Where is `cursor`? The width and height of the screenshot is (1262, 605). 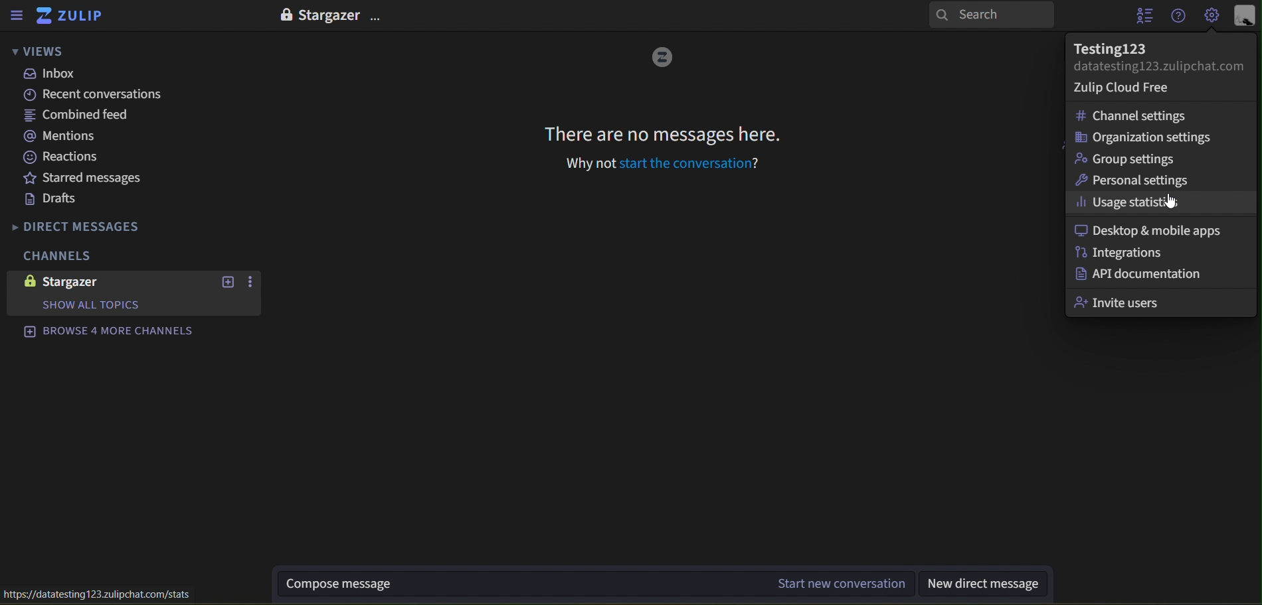
cursor is located at coordinates (1169, 202).